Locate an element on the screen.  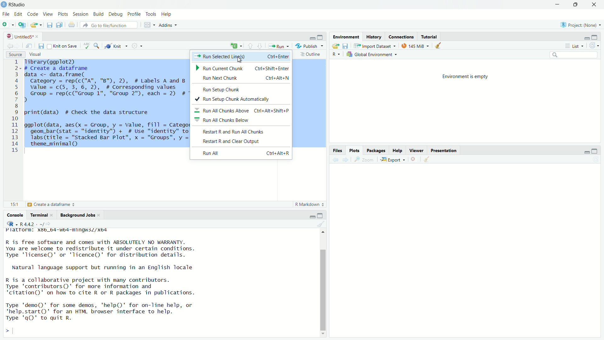
Settings is located at coordinates (137, 45).